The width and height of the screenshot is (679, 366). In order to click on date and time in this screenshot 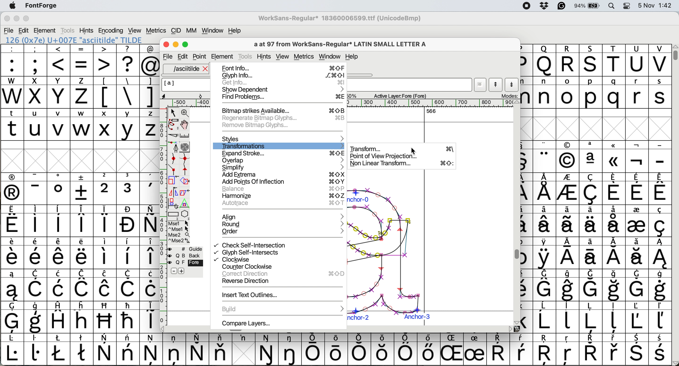, I will do `click(655, 5)`.